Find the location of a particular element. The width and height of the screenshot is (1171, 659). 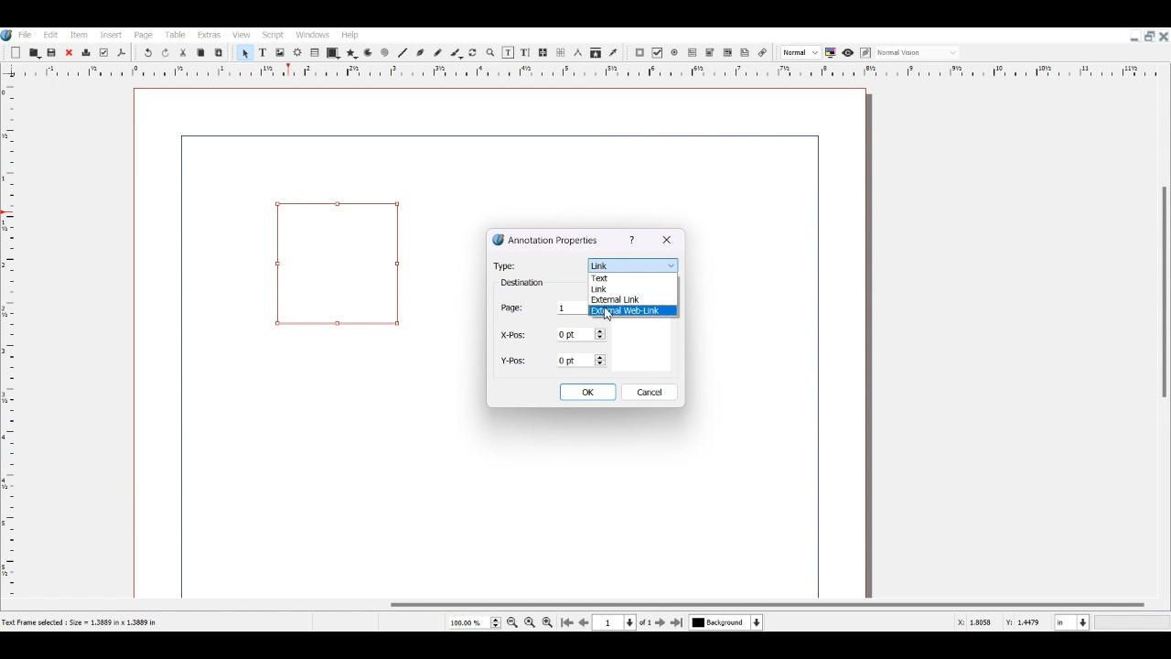

Edit in preview mode is located at coordinates (865, 53).